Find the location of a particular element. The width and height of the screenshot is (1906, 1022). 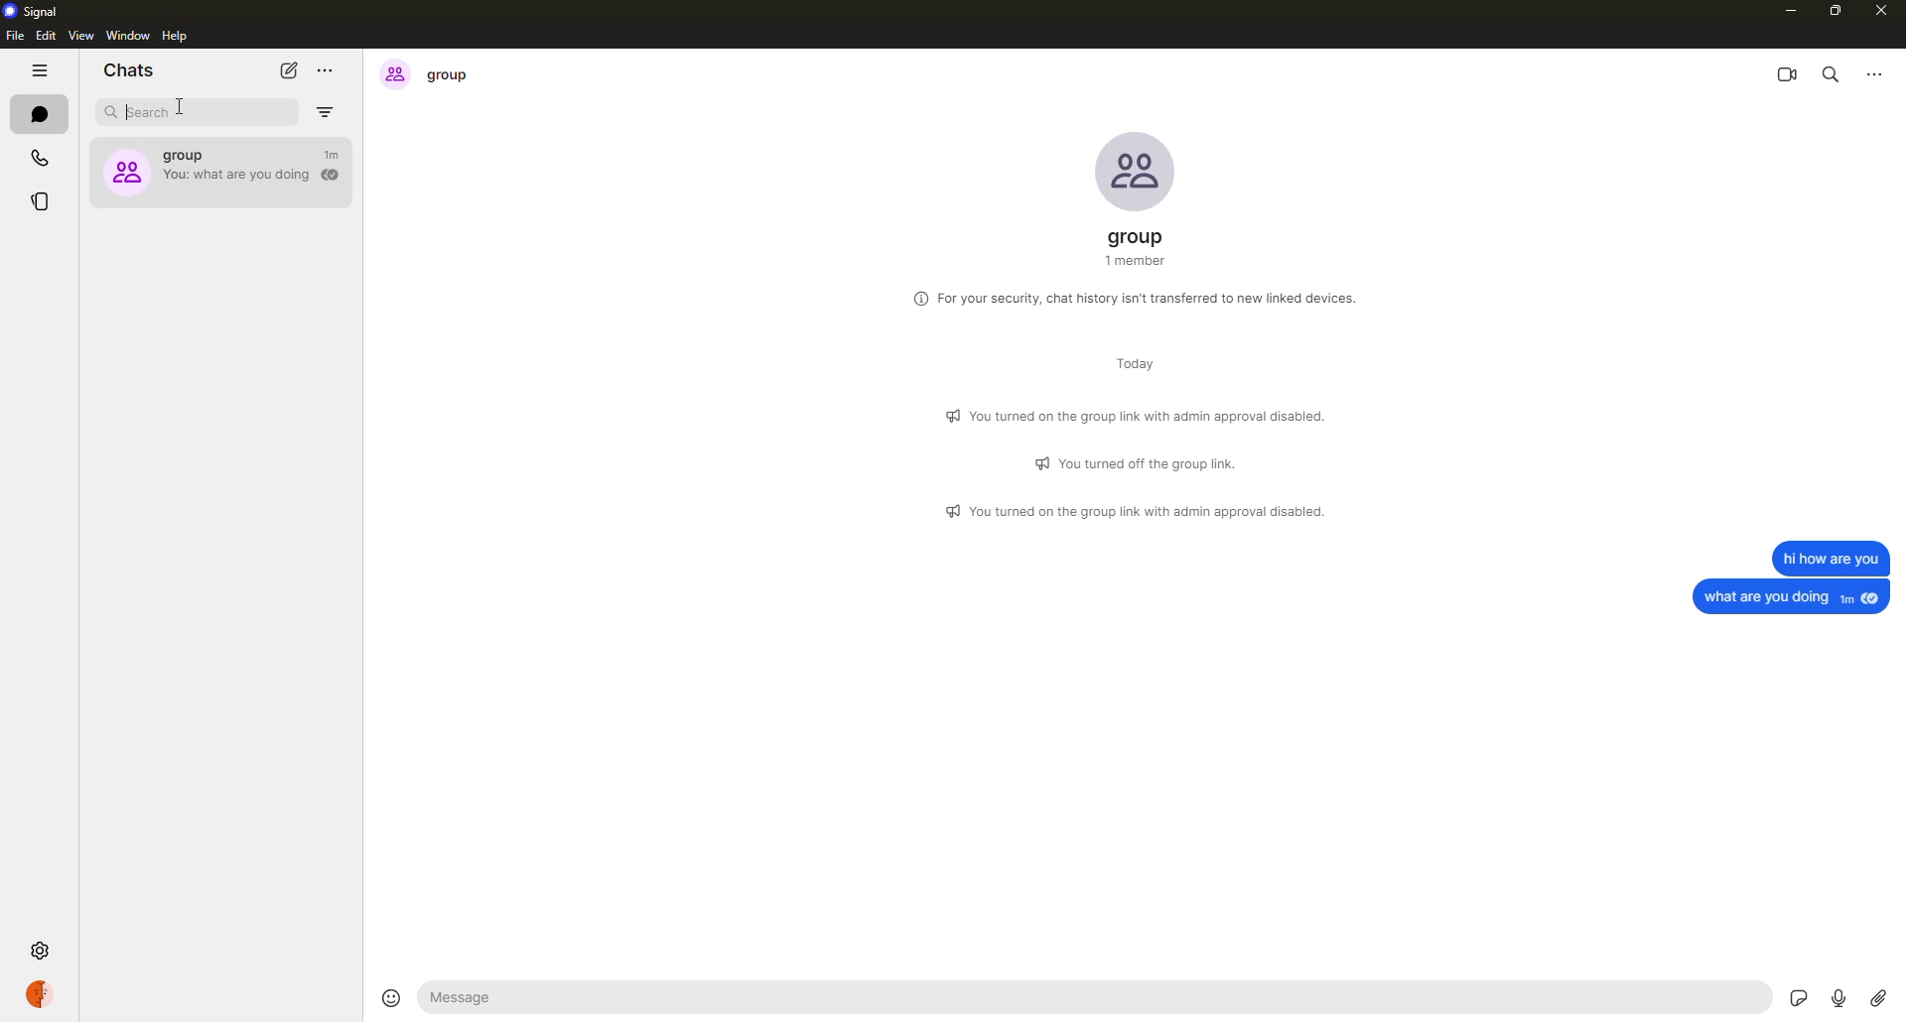

info is located at coordinates (1141, 462).